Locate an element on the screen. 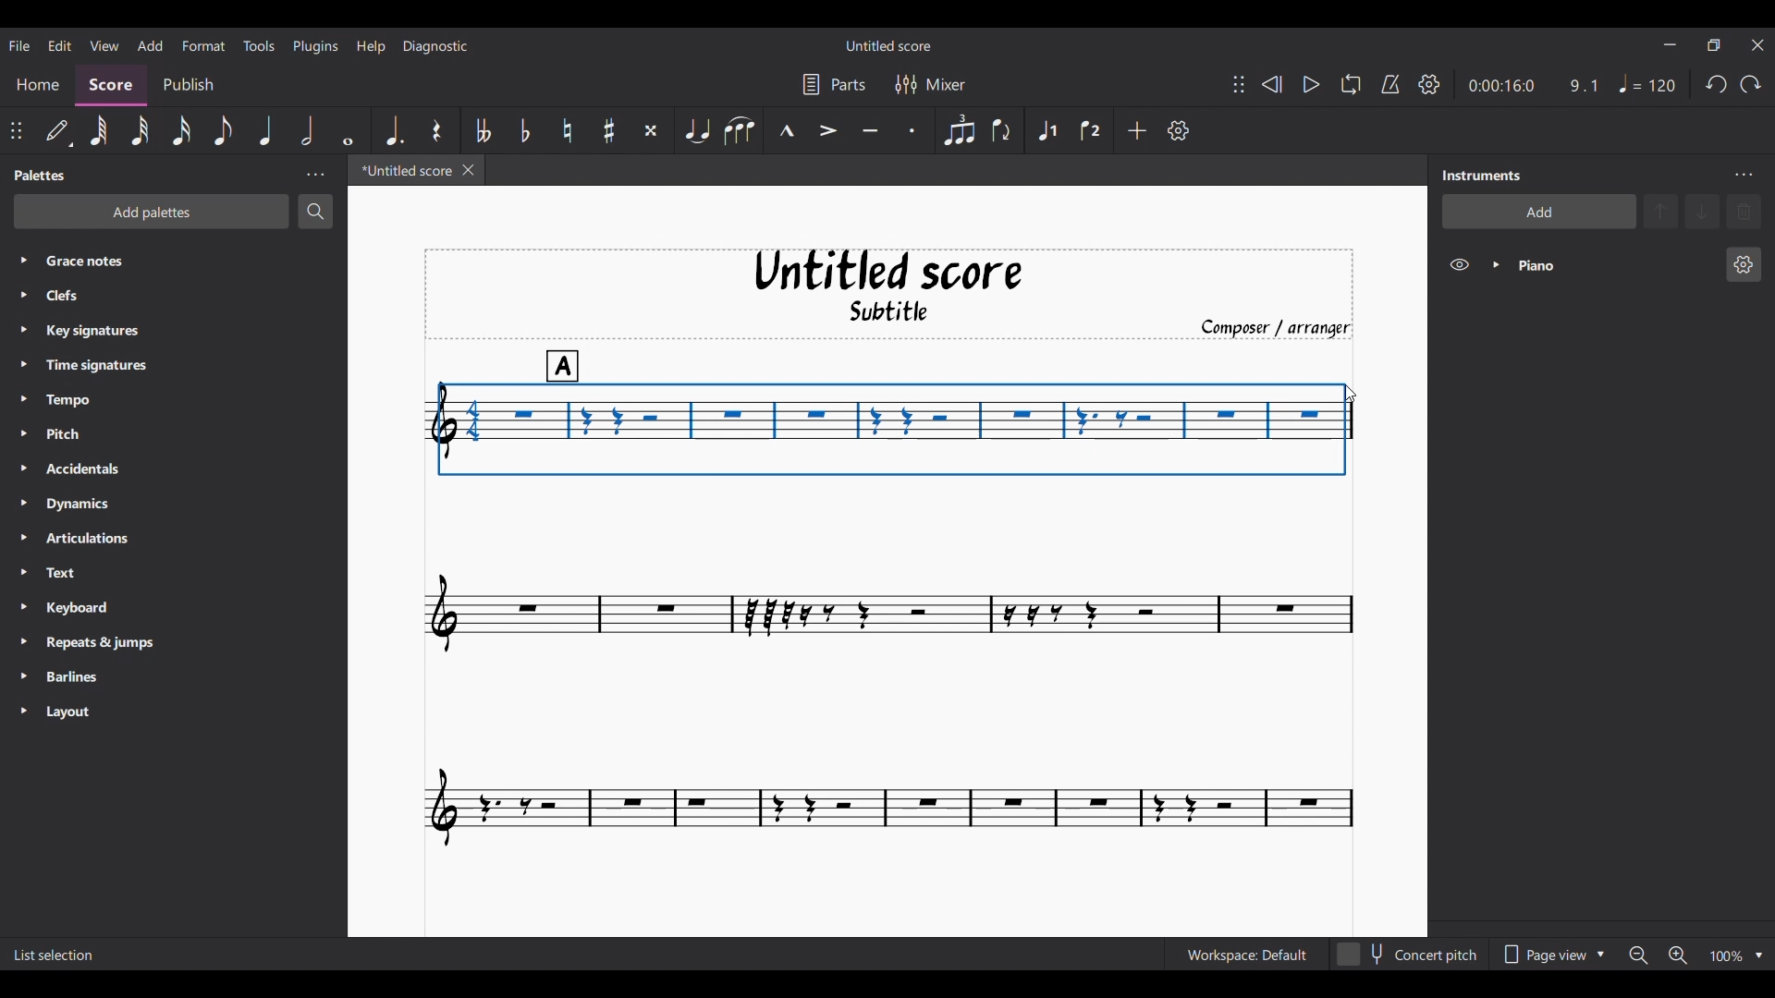  Layout is located at coordinates (96, 713).